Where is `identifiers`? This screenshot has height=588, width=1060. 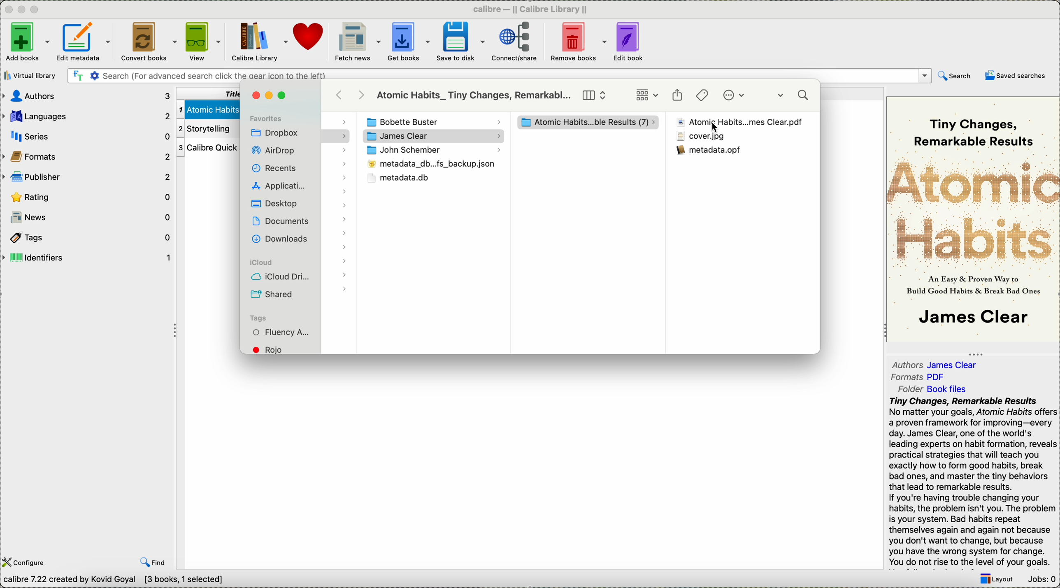 identifiers is located at coordinates (87, 258).